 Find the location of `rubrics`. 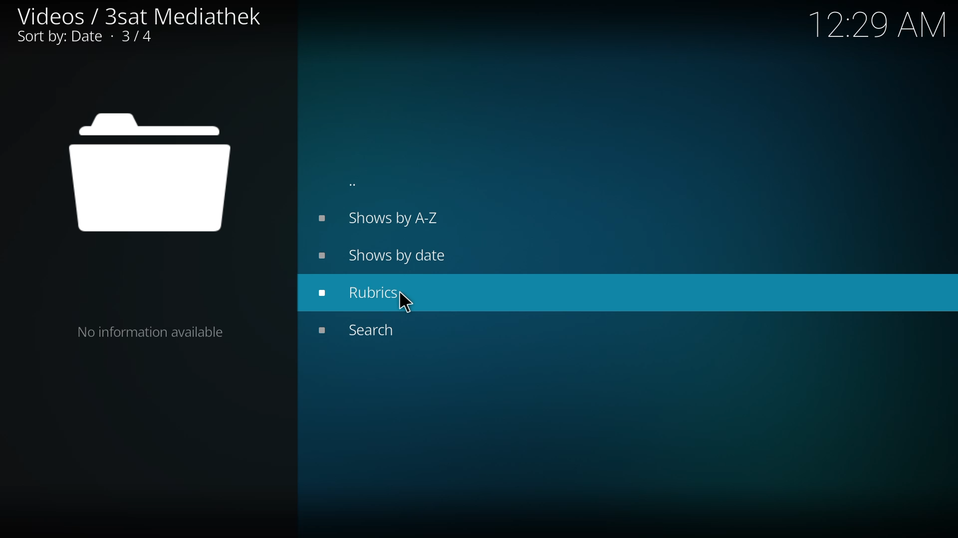

rubrics is located at coordinates (366, 292).